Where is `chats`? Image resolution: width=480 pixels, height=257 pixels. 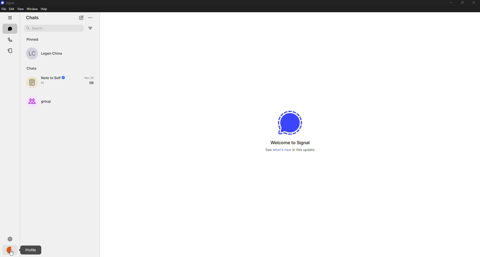
chats is located at coordinates (10, 28).